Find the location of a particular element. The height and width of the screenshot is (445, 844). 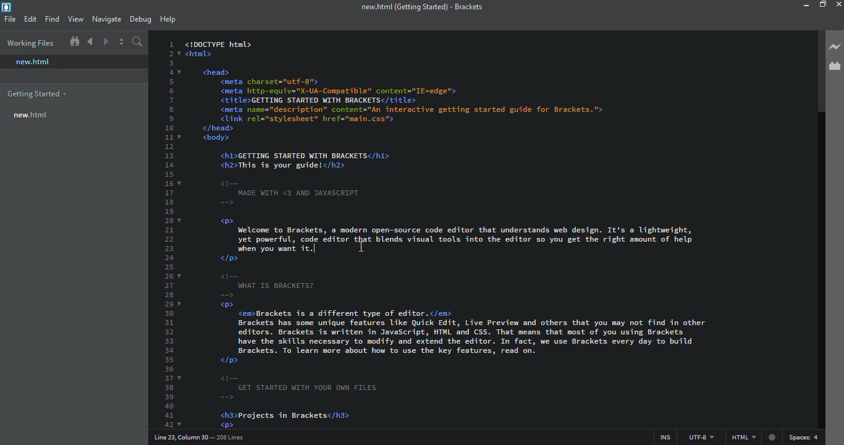

show in file tree is located at coordinates (75, 41).